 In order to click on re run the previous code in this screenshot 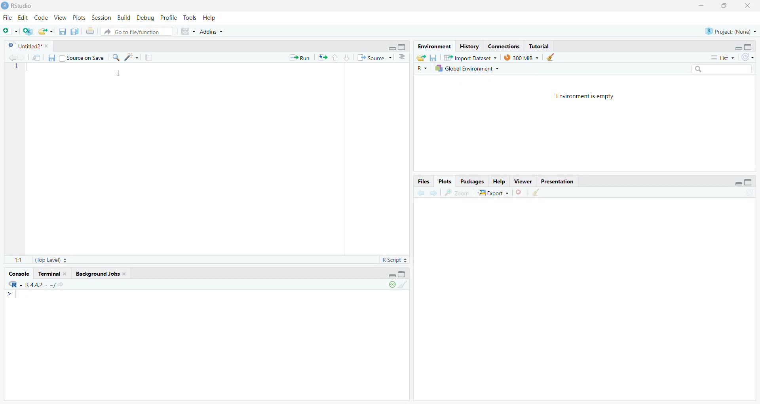, I will do `click(323, 57)`.